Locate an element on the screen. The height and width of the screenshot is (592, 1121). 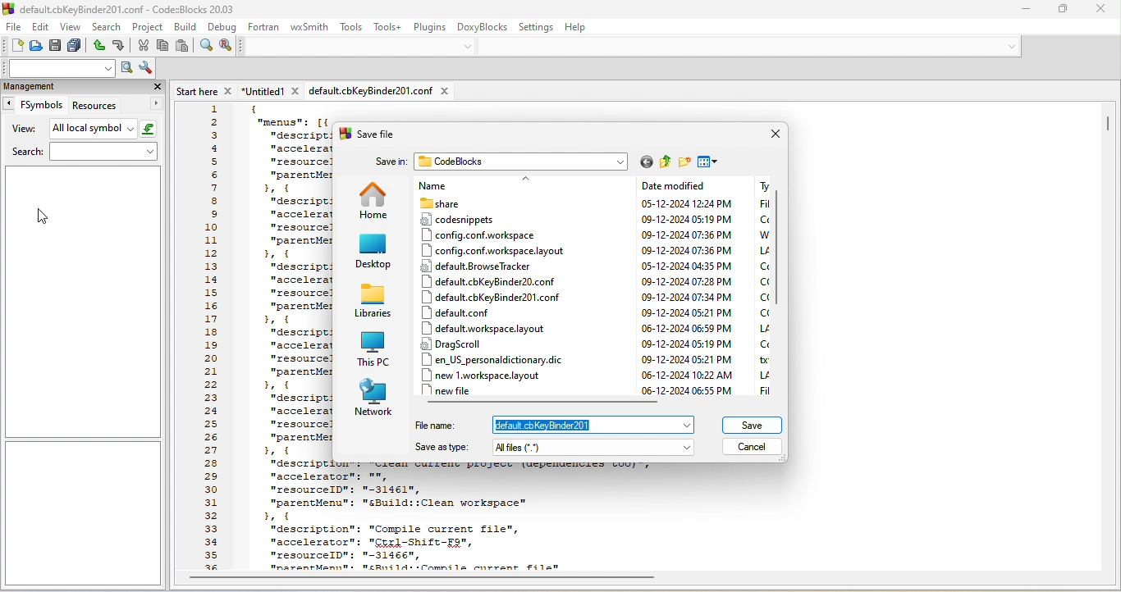
new file is located at coordinates (454, 390).